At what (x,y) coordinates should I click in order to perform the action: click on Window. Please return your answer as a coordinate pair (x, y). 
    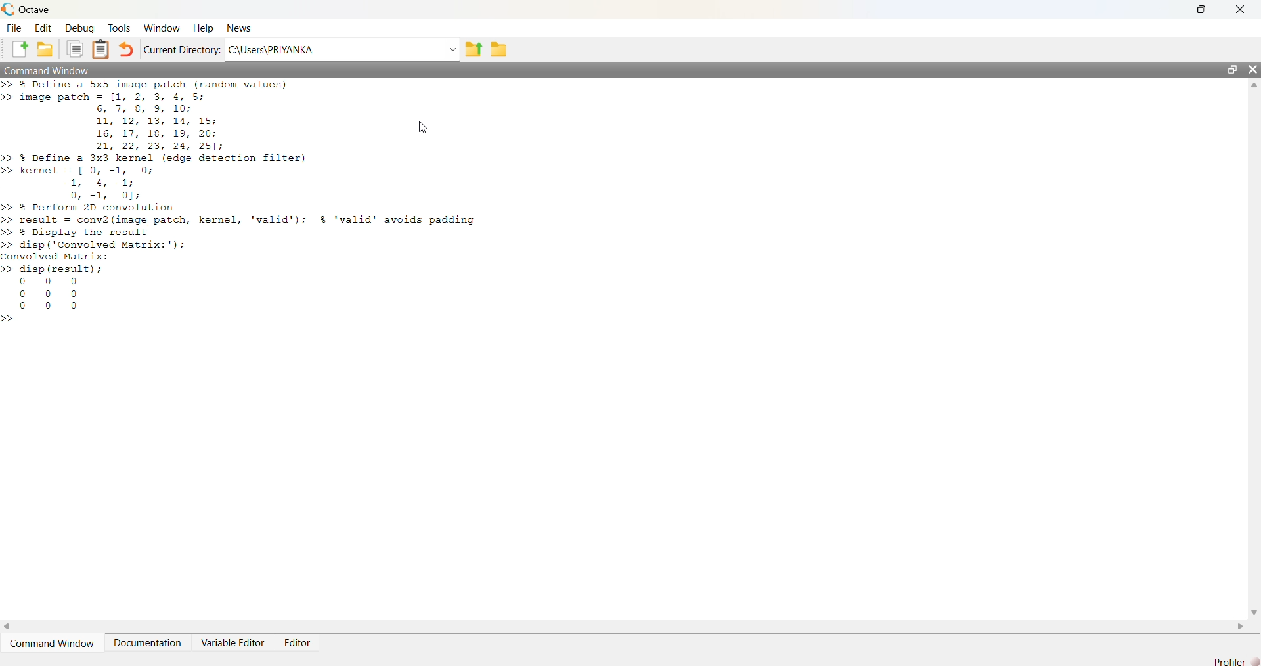
    Looking at the image, I should click on (162, 28).